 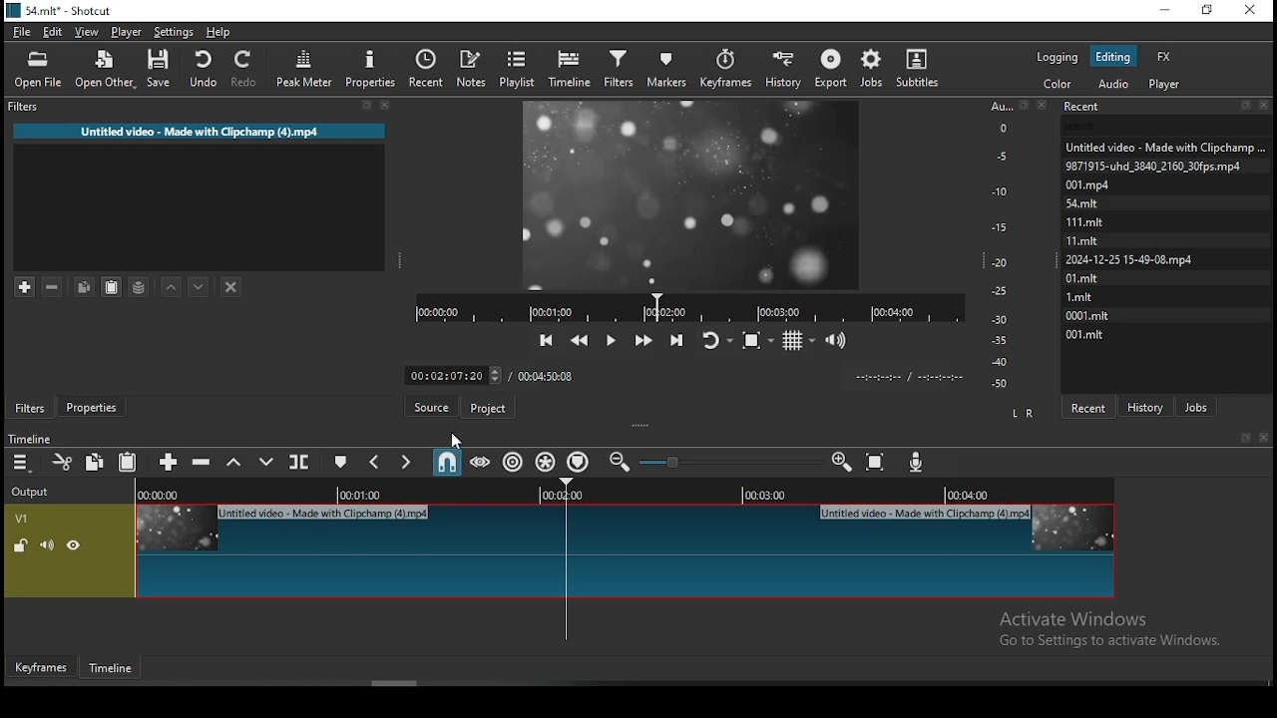 What do you see at coordinates (1115, 56) in the screenshot?
I see `editing` at bounding box center [1115, 56].